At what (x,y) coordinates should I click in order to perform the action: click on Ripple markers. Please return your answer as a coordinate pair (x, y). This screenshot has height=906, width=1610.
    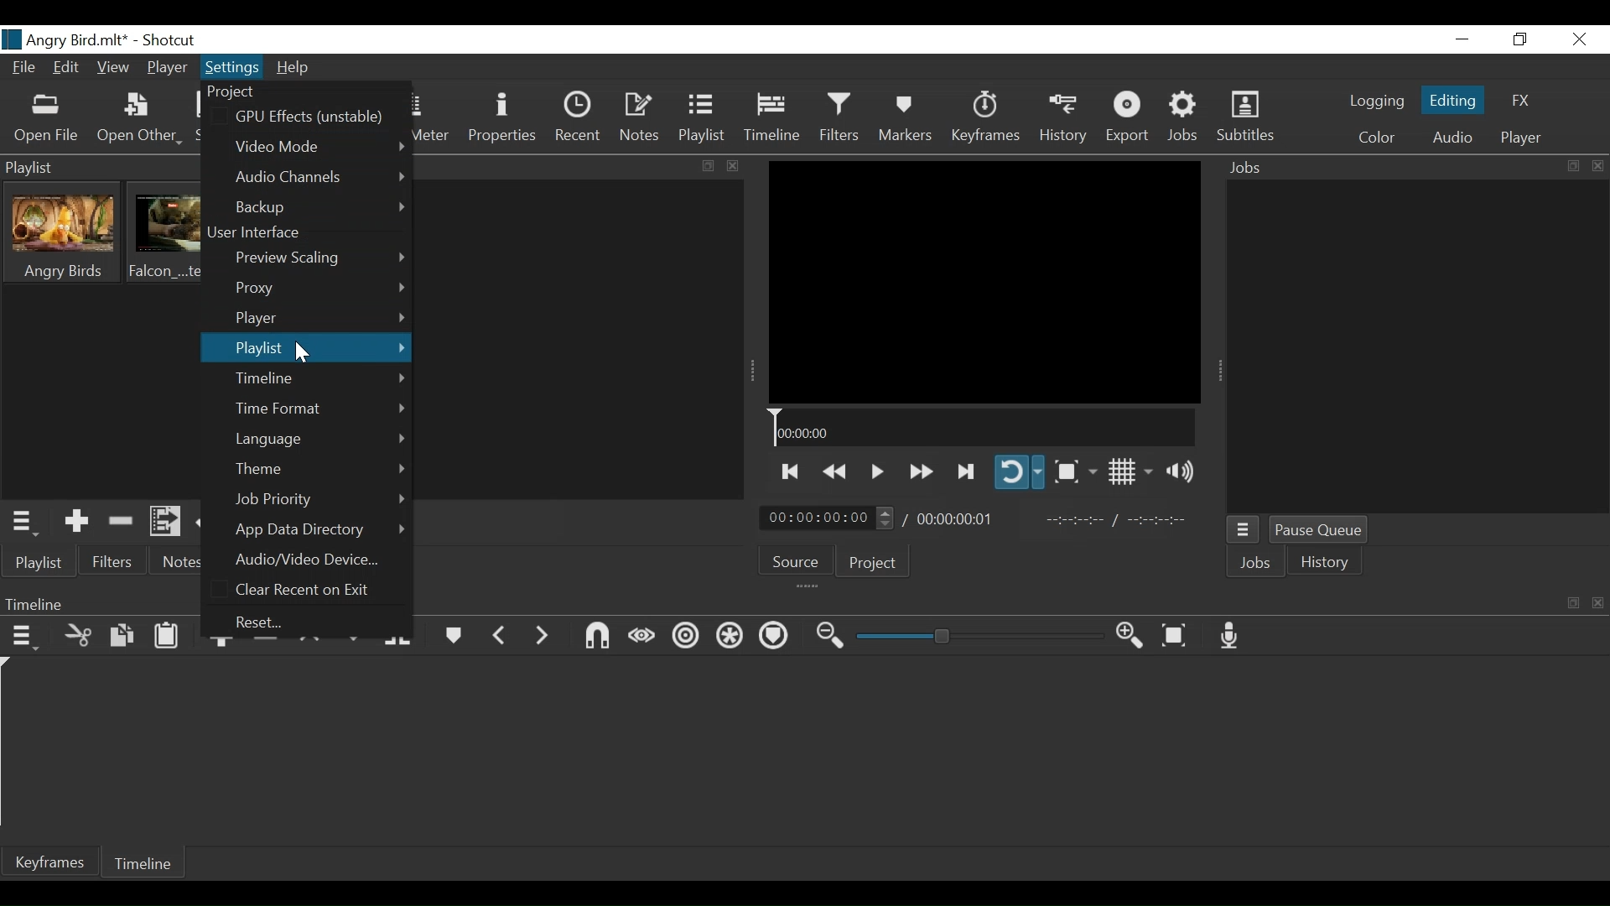
    Looking at the image, I should click on (776, 637).